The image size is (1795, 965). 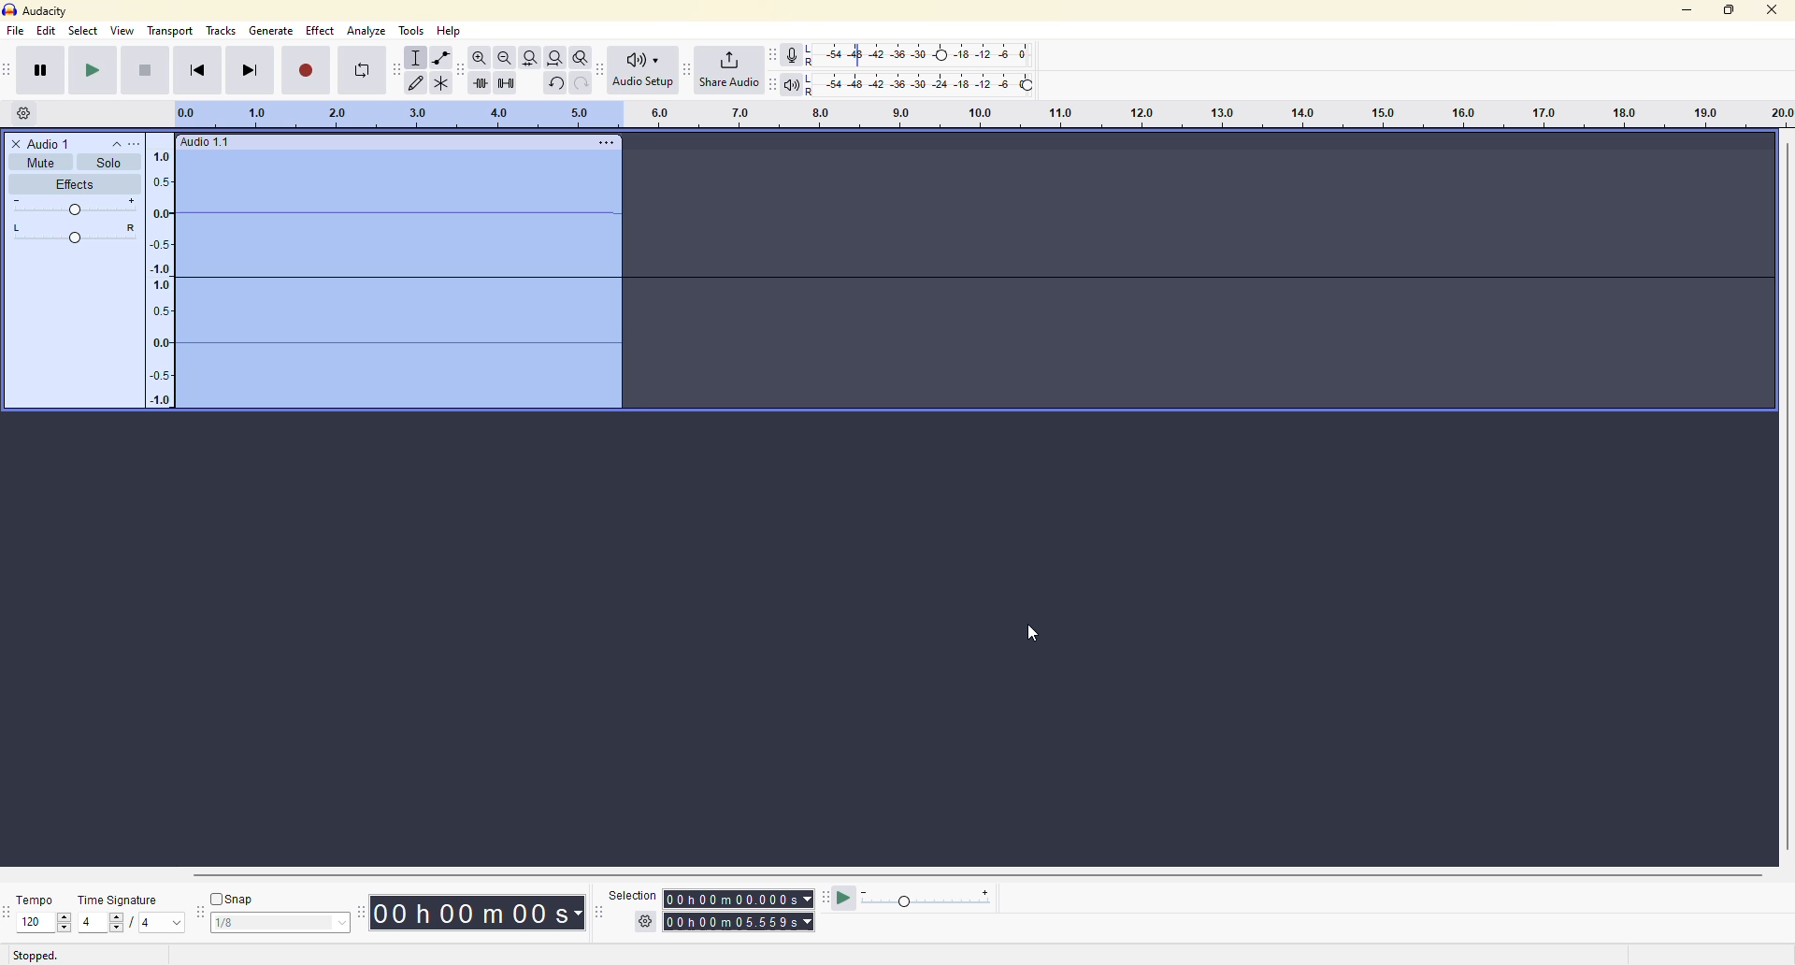 What do you see at coordinates (368, 31) in the screenshot?
I see `analyze` at bounding box center [368, 31].